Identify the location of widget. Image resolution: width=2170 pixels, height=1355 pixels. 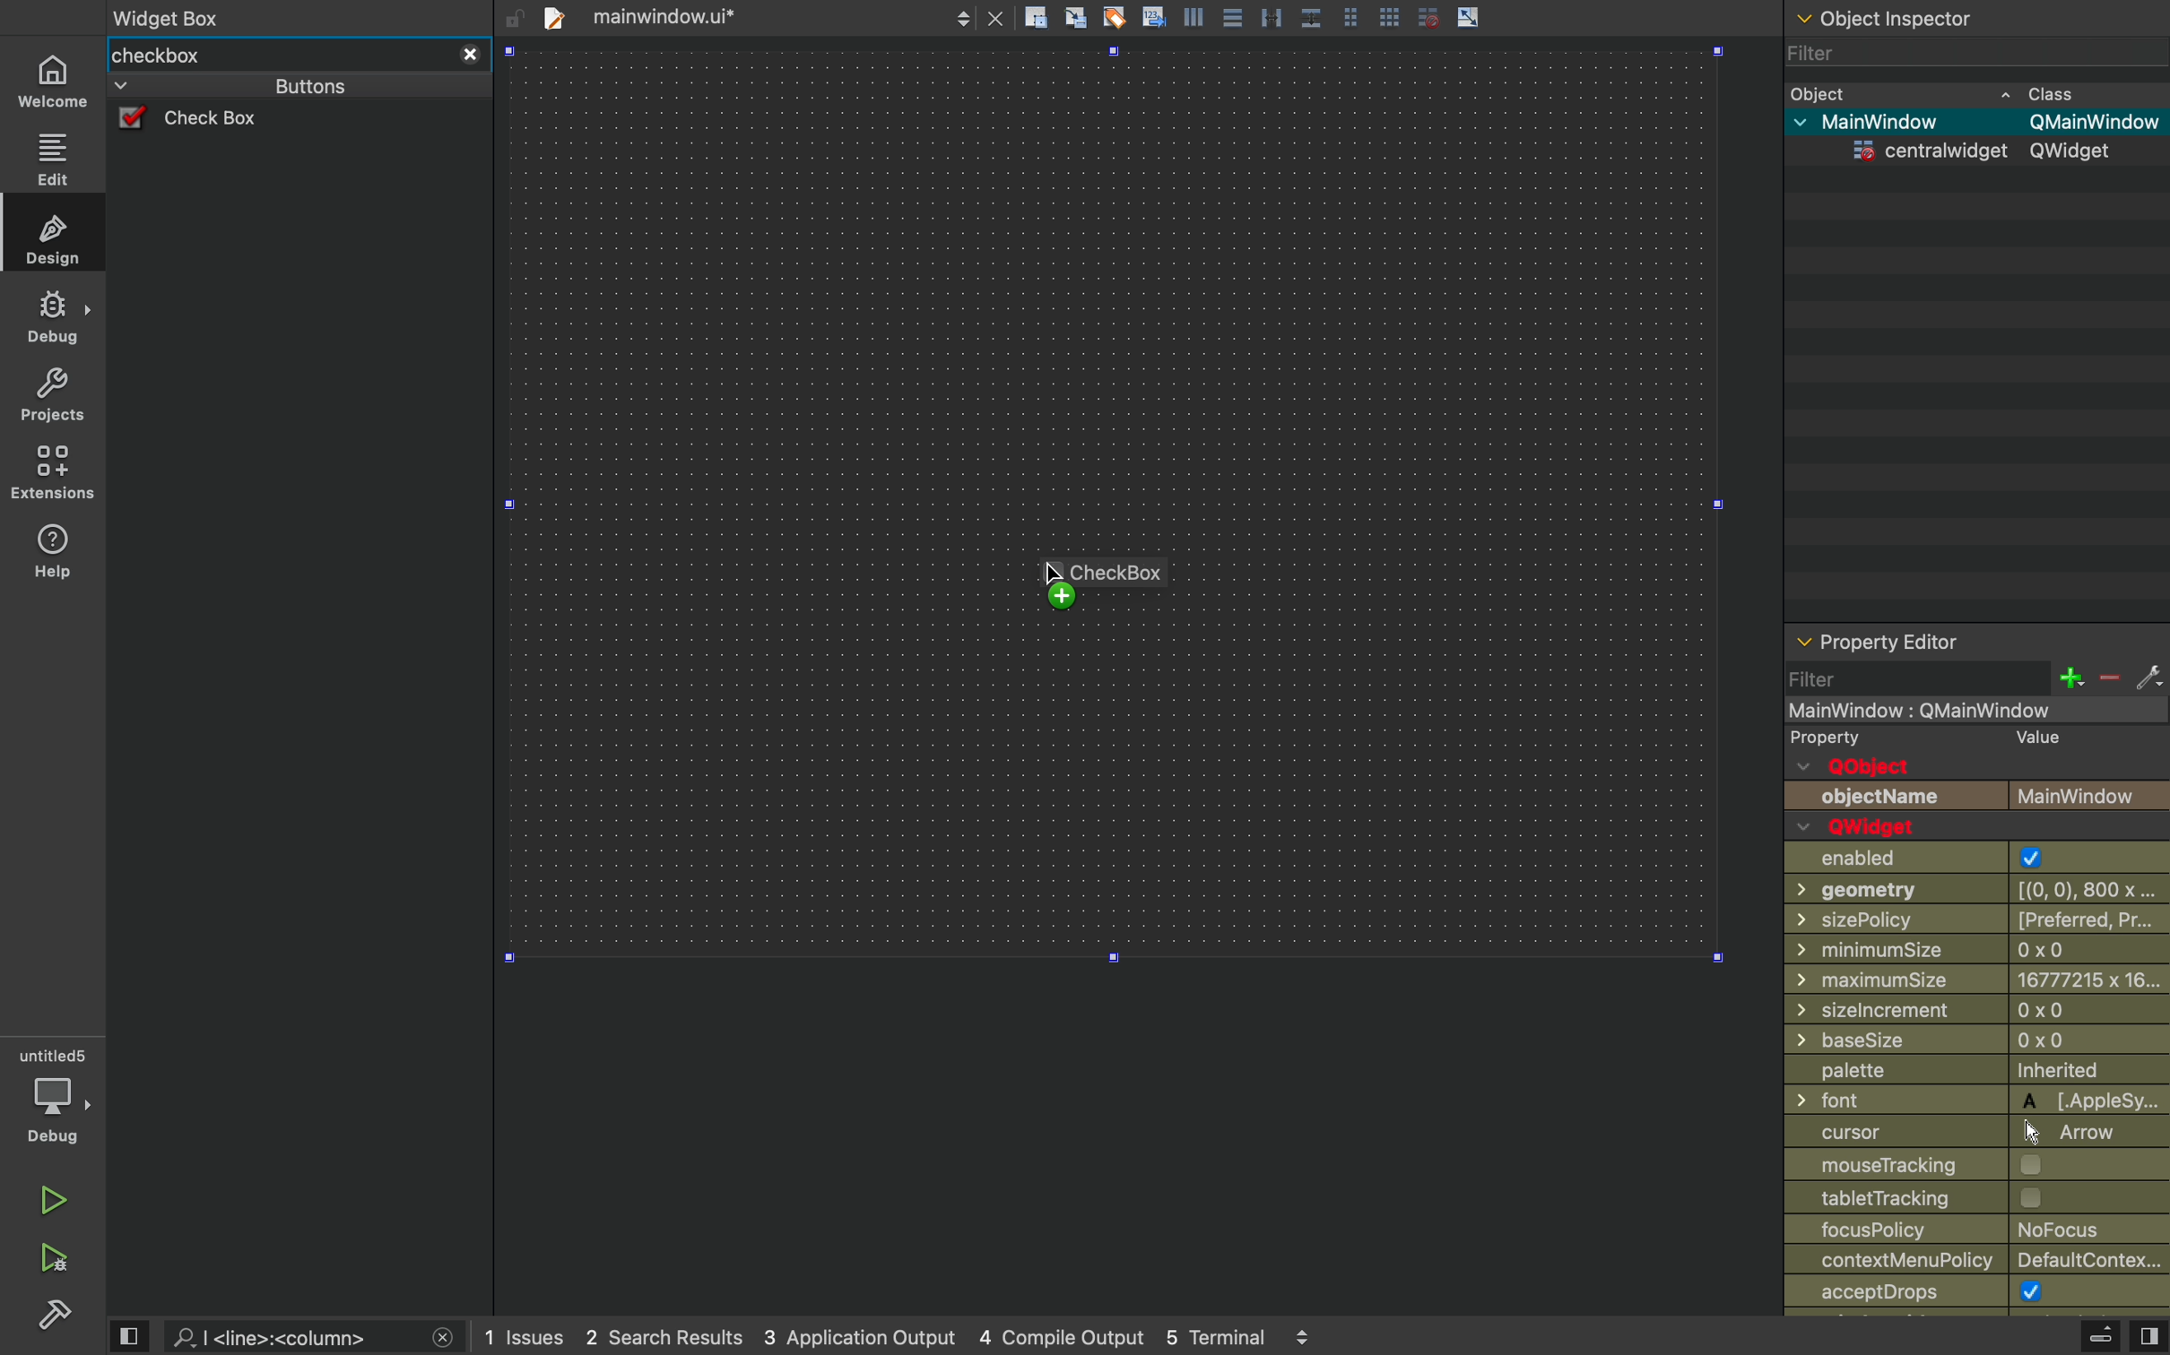
(1983, 151).